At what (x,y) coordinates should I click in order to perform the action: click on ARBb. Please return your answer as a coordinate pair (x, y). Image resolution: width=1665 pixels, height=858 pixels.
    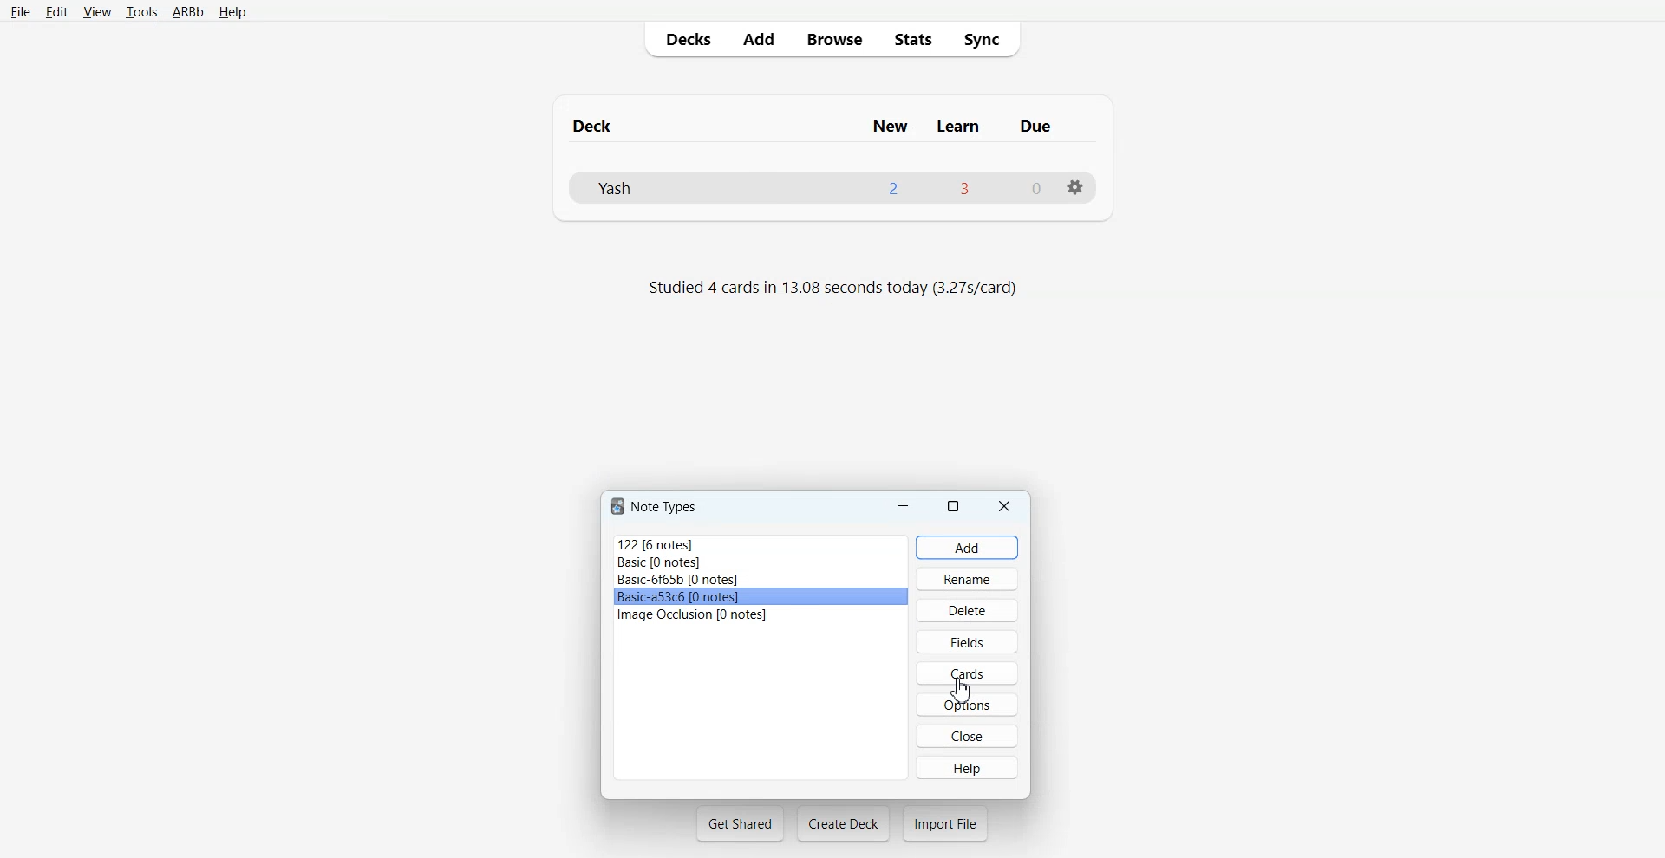
    Looking at the image, I should click on (186, 13).